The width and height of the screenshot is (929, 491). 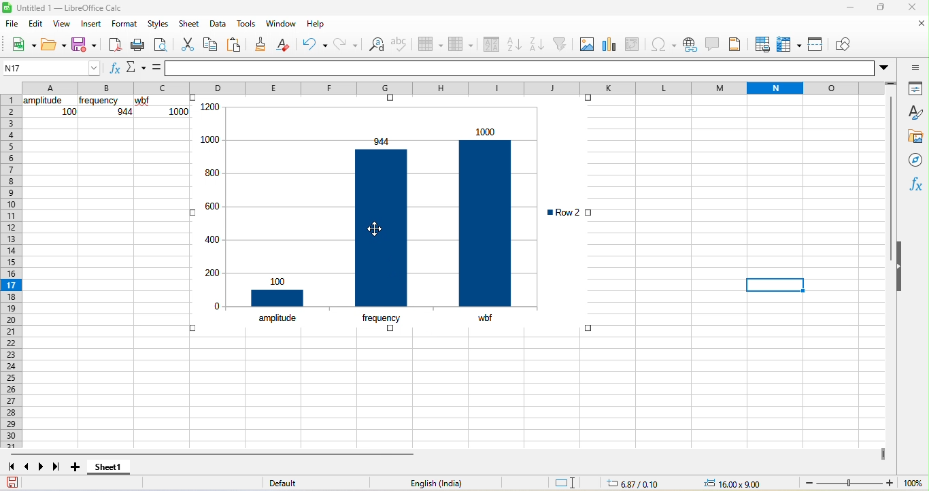 What do you see at coordinates (141, 46) in the screenshot?
I see `print` at bounding box center [141, 46].